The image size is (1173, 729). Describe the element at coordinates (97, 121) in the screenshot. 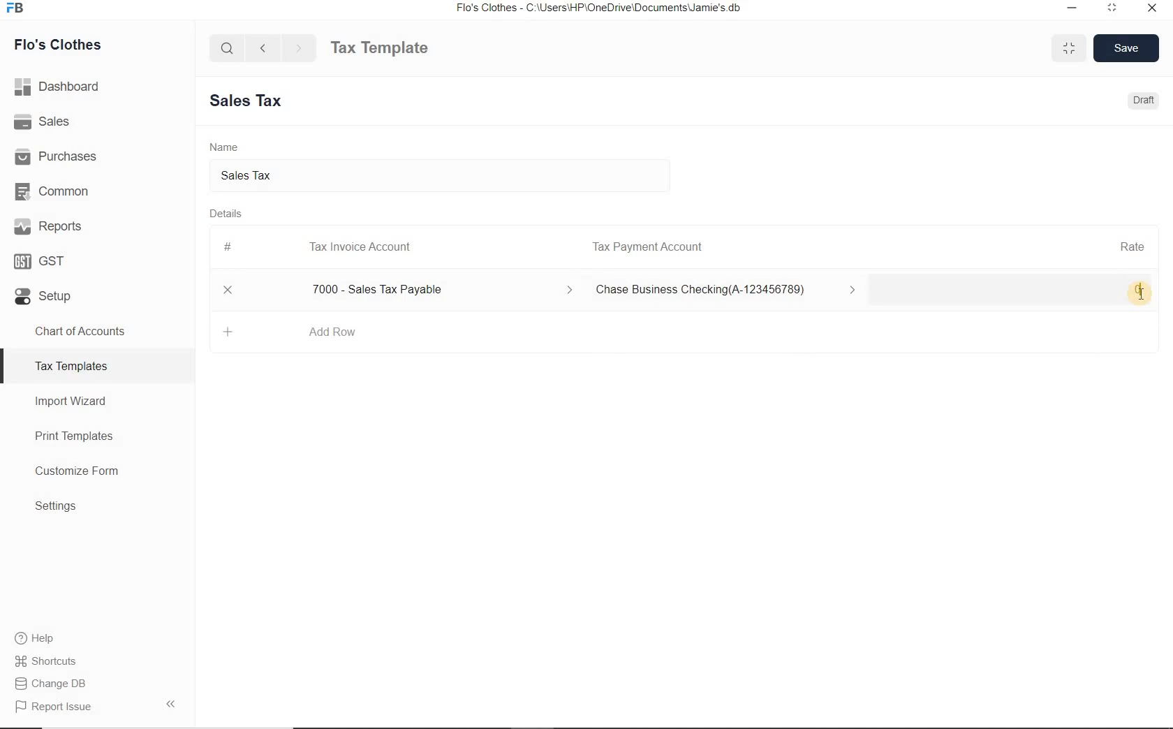

I see `Sales` at that location.